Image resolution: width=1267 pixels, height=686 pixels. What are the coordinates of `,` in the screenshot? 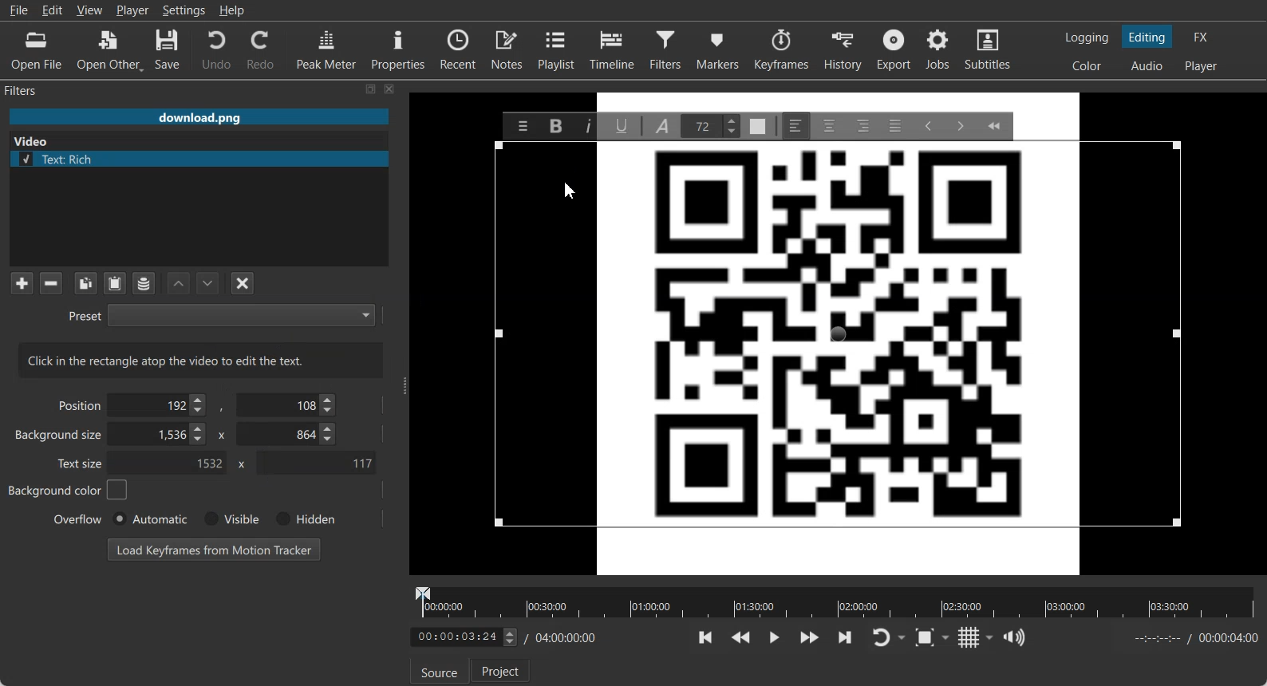 It's located at (223, 408).